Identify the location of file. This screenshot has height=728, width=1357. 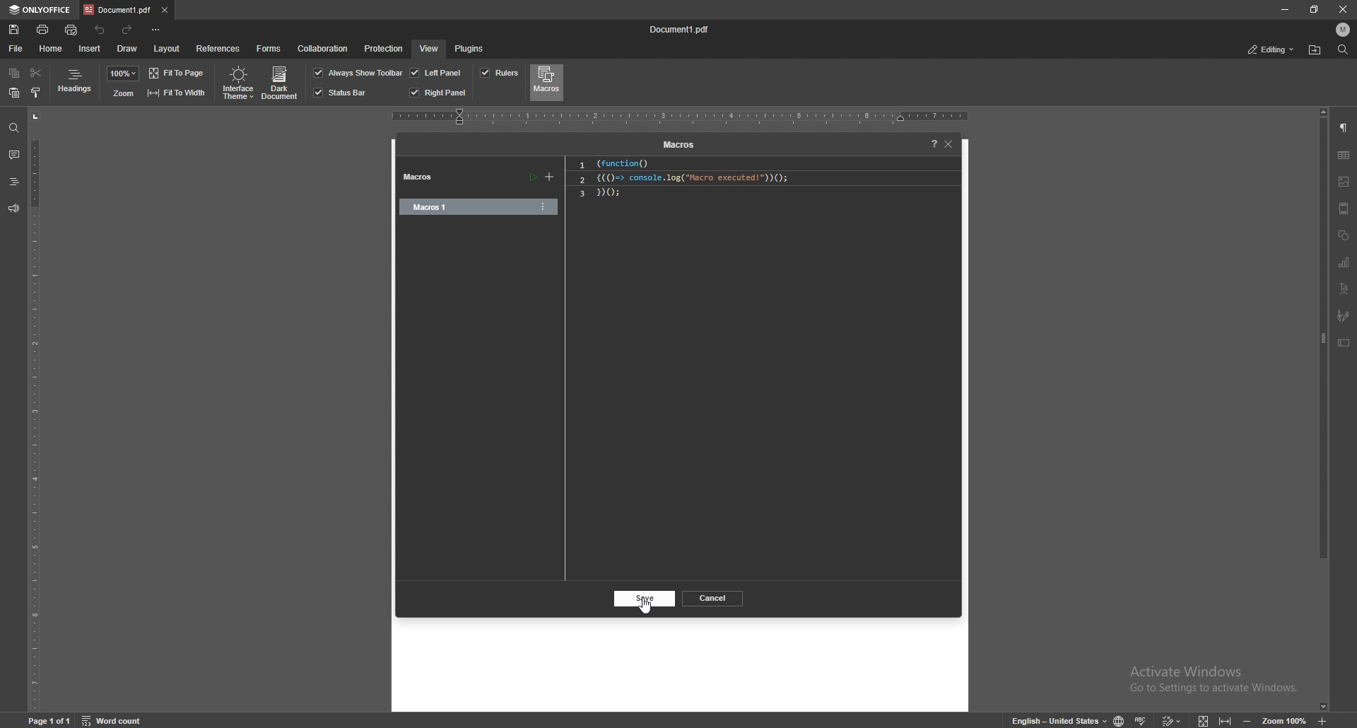
(16, 48).